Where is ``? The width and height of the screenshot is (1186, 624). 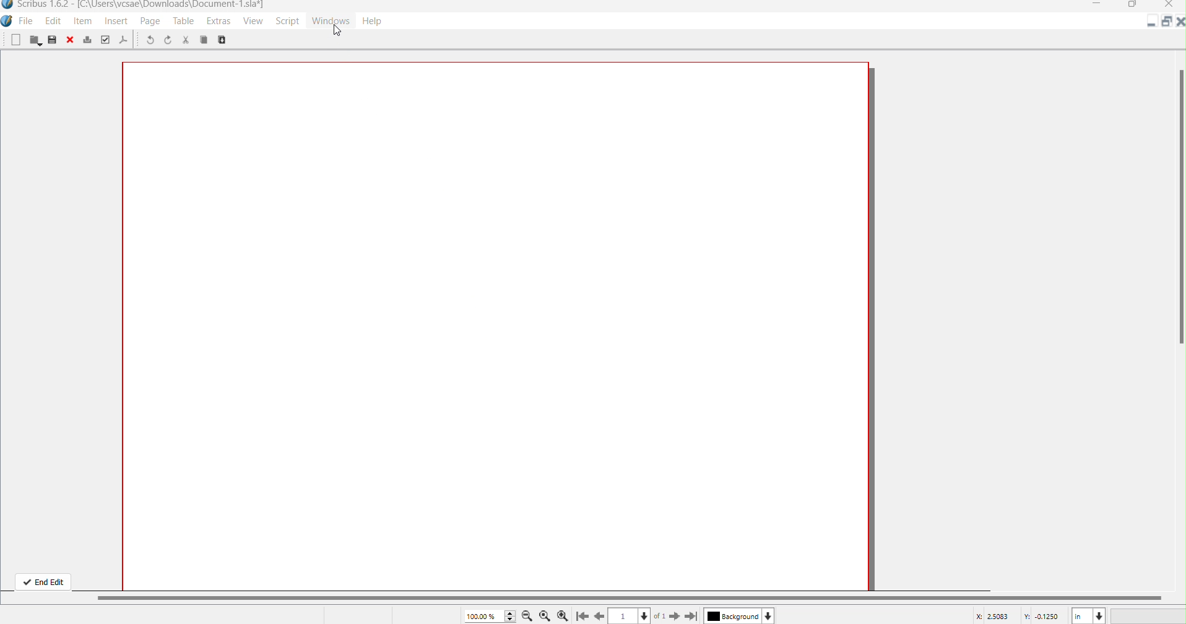
 is located at coordinates (188, 39).